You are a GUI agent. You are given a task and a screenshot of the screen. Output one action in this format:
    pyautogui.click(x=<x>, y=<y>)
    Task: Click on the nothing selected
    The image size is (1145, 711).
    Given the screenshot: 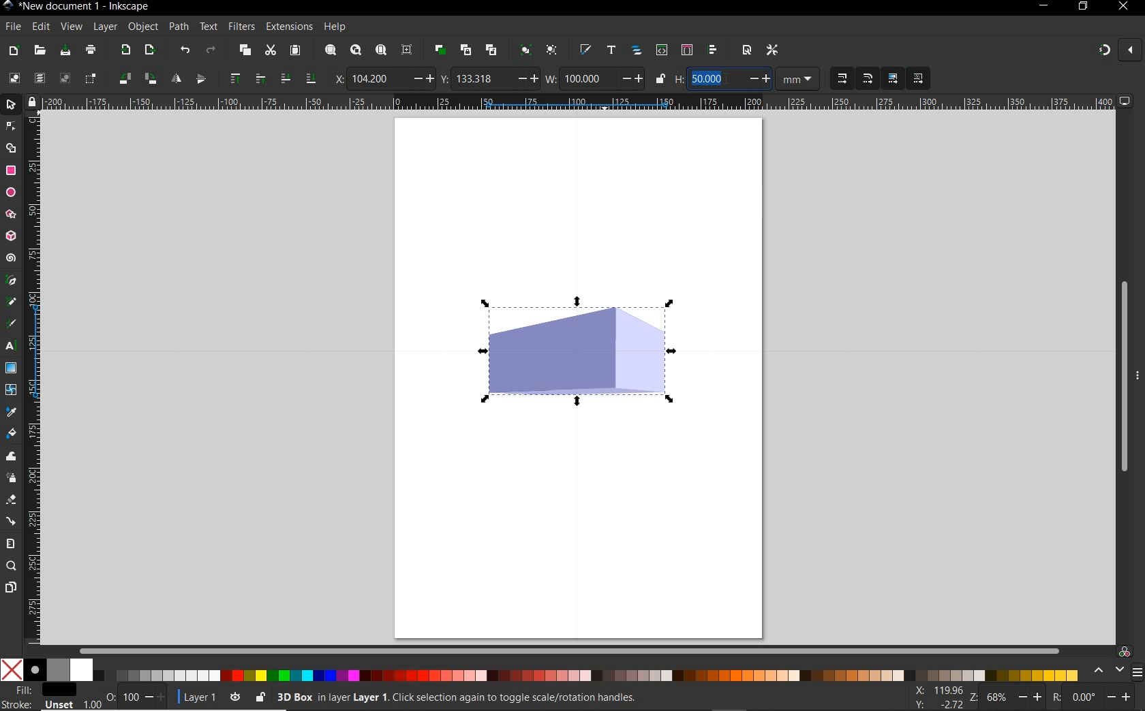 What is the action you would take?
    pyautogui.click(x=110, y=692)
    